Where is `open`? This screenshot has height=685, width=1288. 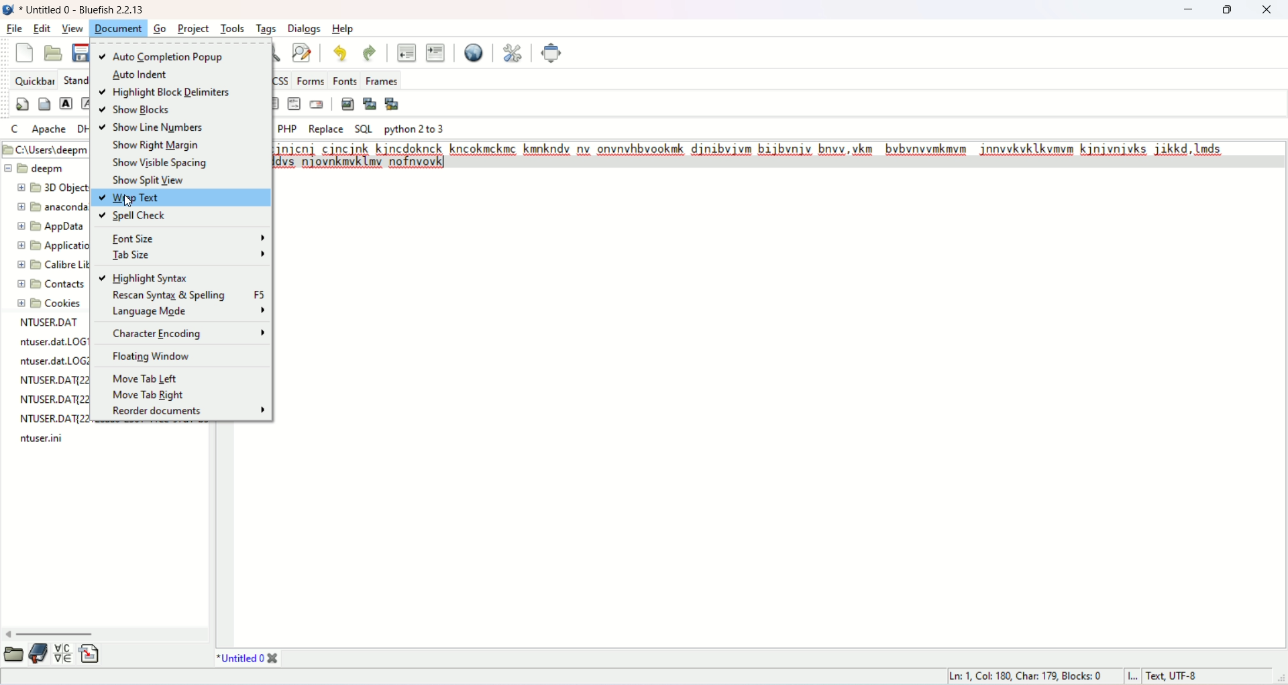
open is located at coordinates (15, 655).